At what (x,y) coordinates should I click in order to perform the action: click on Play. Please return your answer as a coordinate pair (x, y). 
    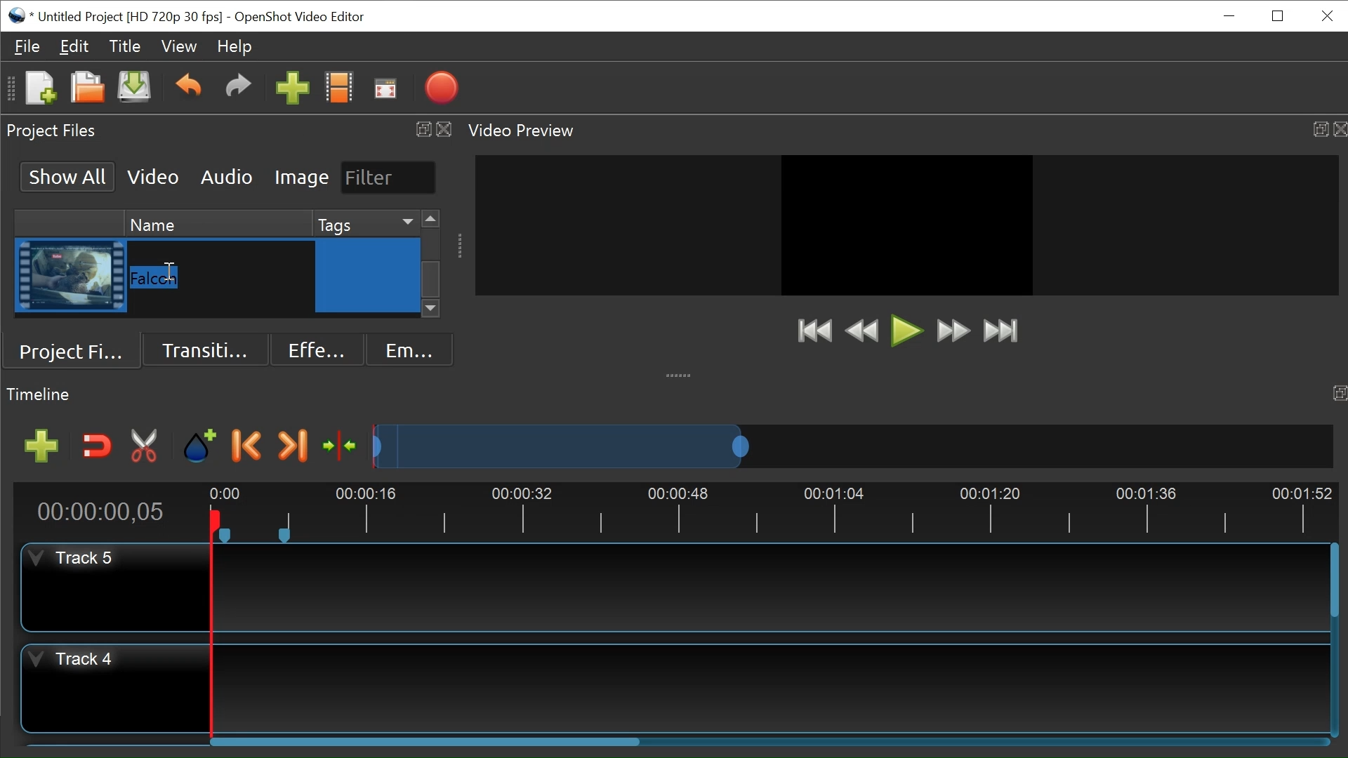
    Looking at the image, I should click on (906, 331).